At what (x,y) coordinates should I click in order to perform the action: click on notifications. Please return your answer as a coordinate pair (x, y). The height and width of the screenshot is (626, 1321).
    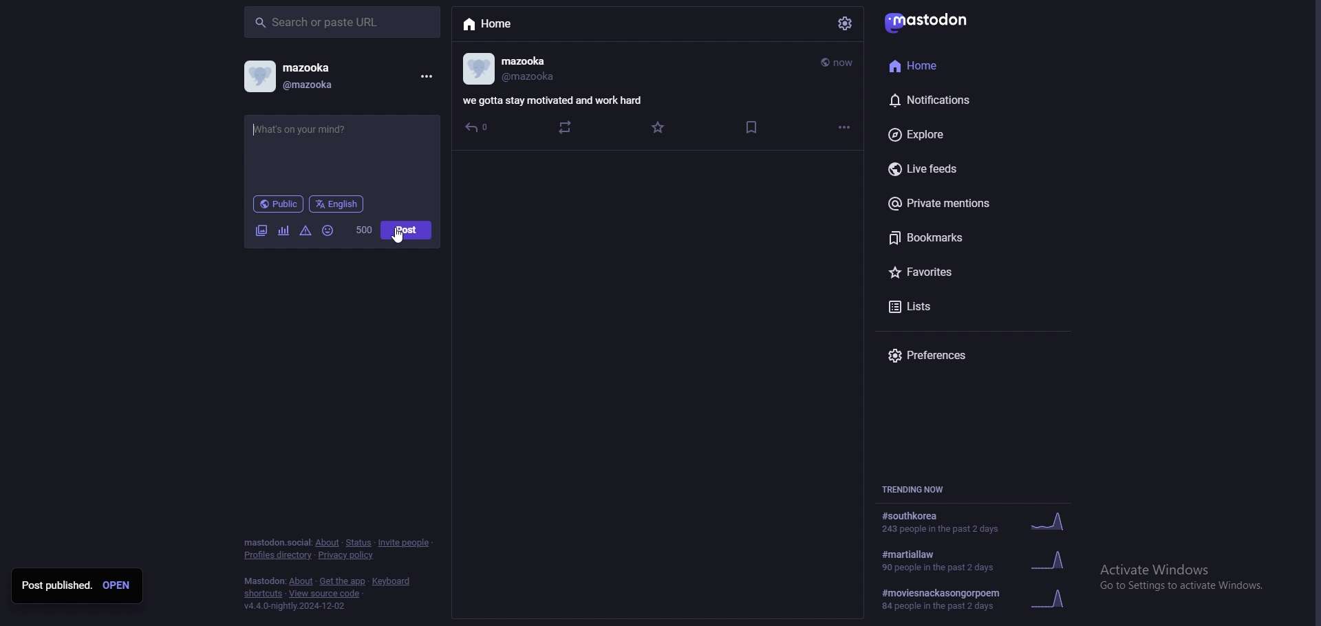
    Looking at the image, I should click on (949, 100).